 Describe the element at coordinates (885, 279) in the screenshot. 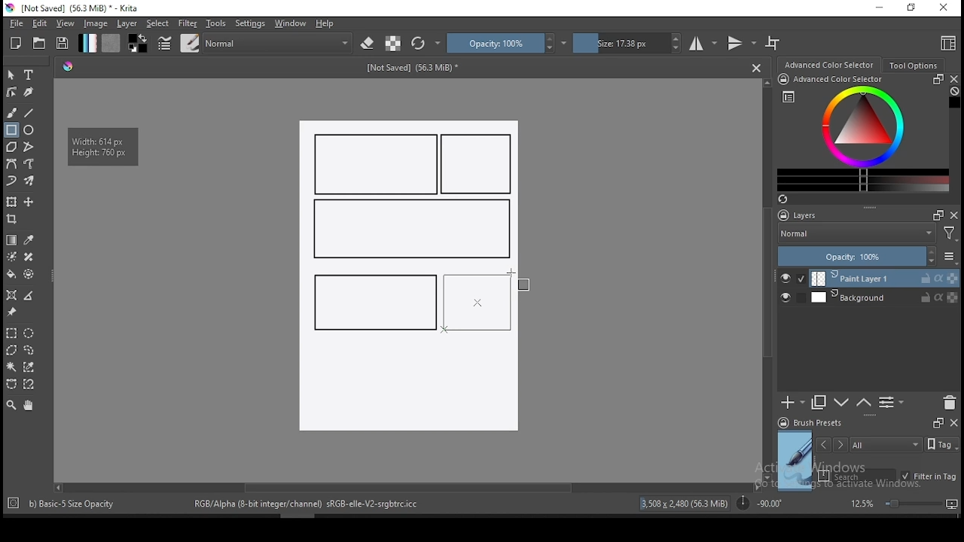

I see `layer` at that location.